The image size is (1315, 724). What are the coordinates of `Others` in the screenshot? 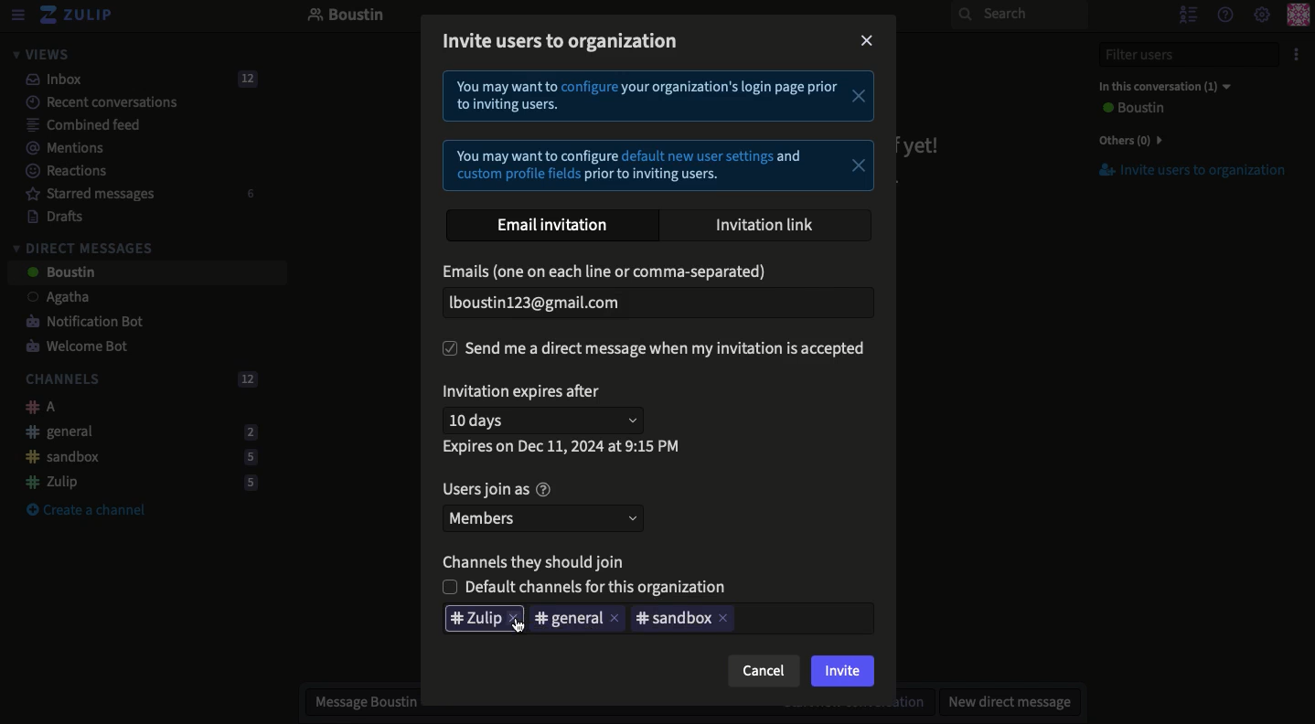 It's located at (1127, 140).